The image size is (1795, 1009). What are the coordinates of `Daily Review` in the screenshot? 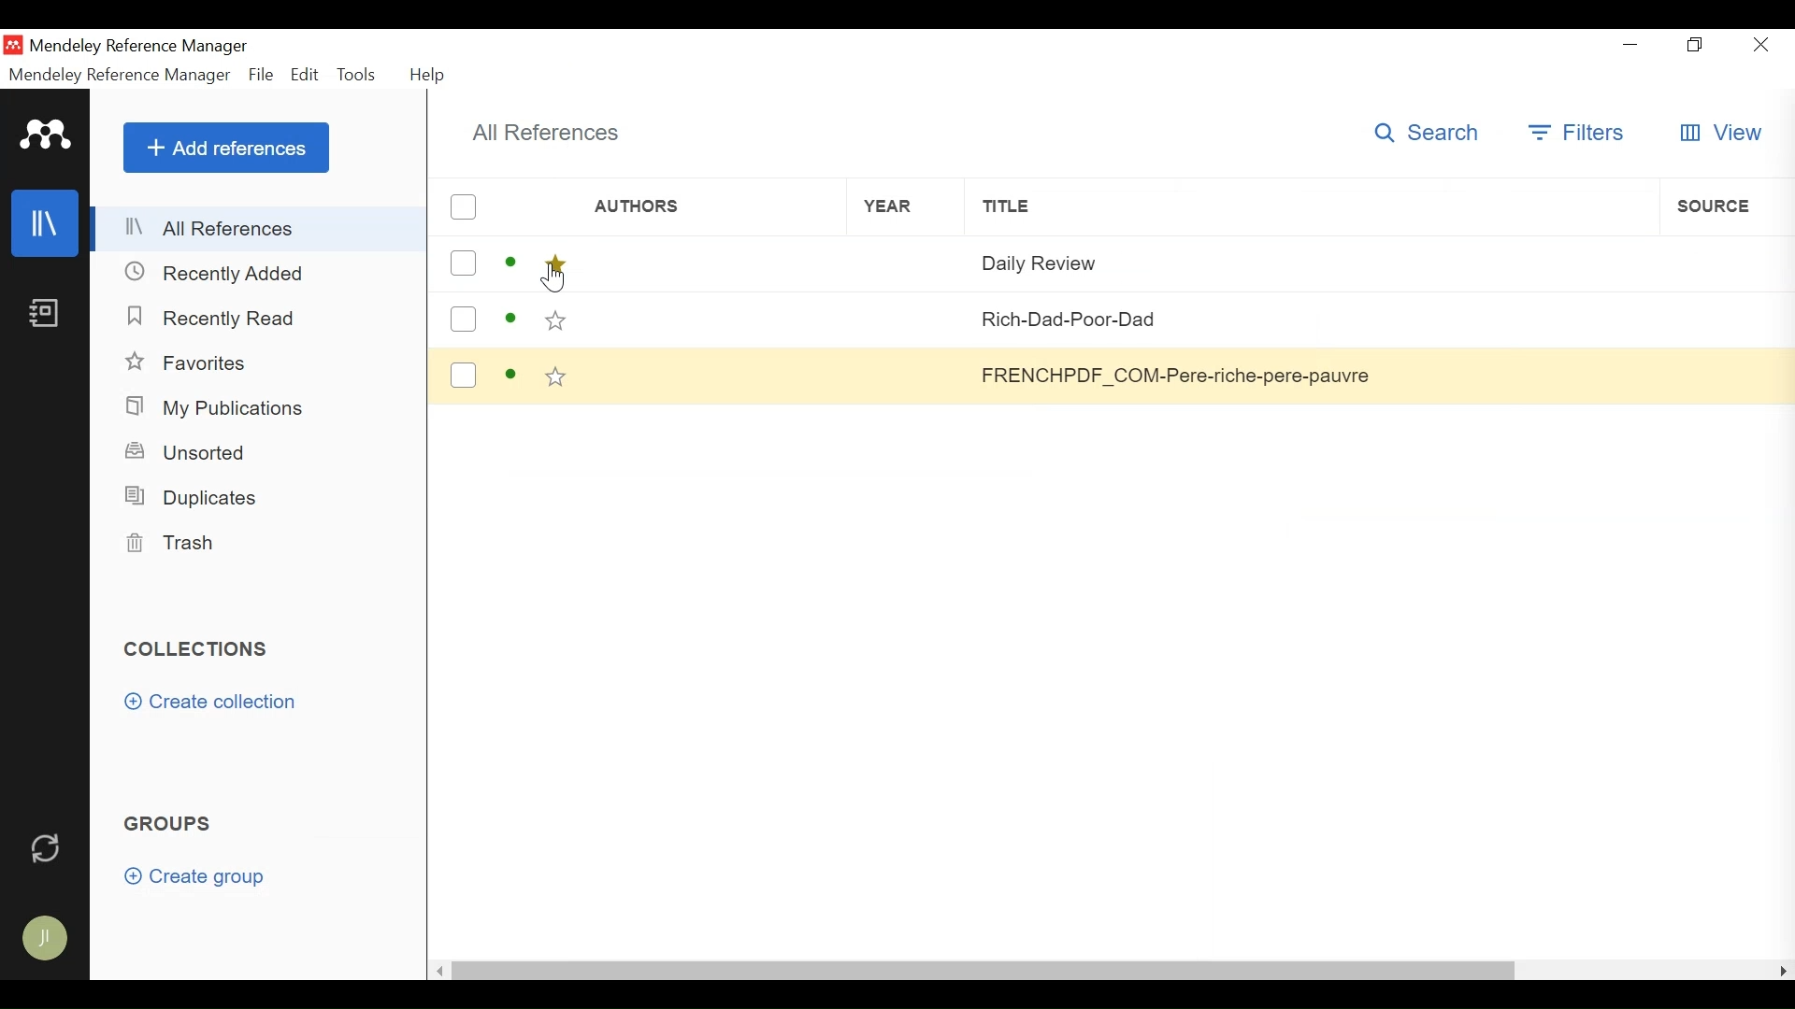 It's located at (1181, 263).